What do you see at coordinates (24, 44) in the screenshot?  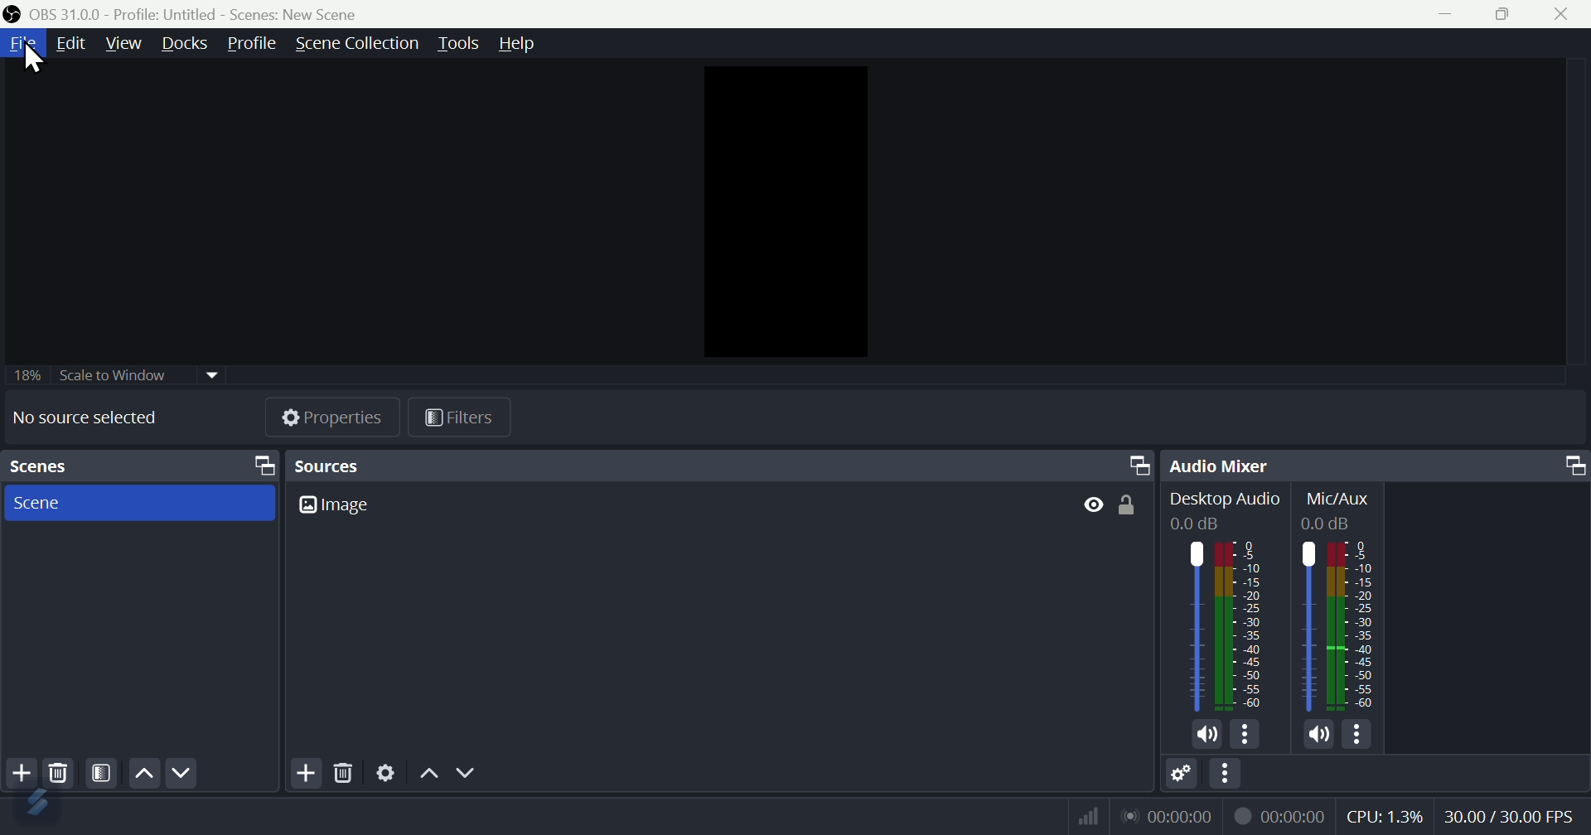 I see `file` at bounding box center [24, 44].